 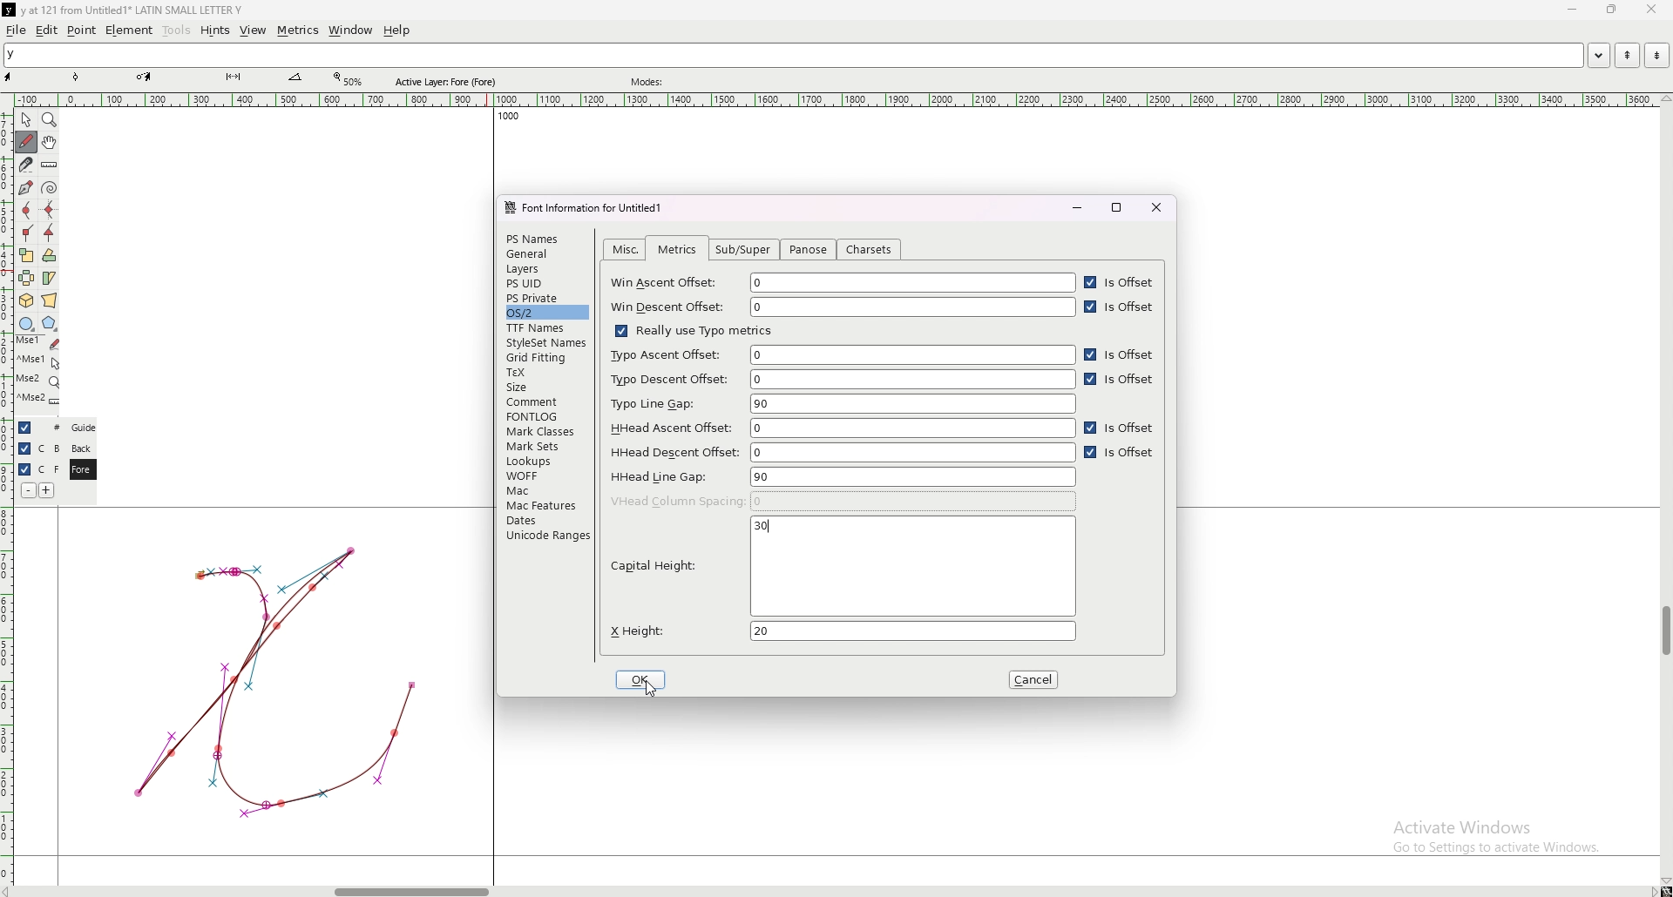 What do you see at coordinates (47, 490) in the screenshot?
I see `add layer` at bounding box center [47, 490].